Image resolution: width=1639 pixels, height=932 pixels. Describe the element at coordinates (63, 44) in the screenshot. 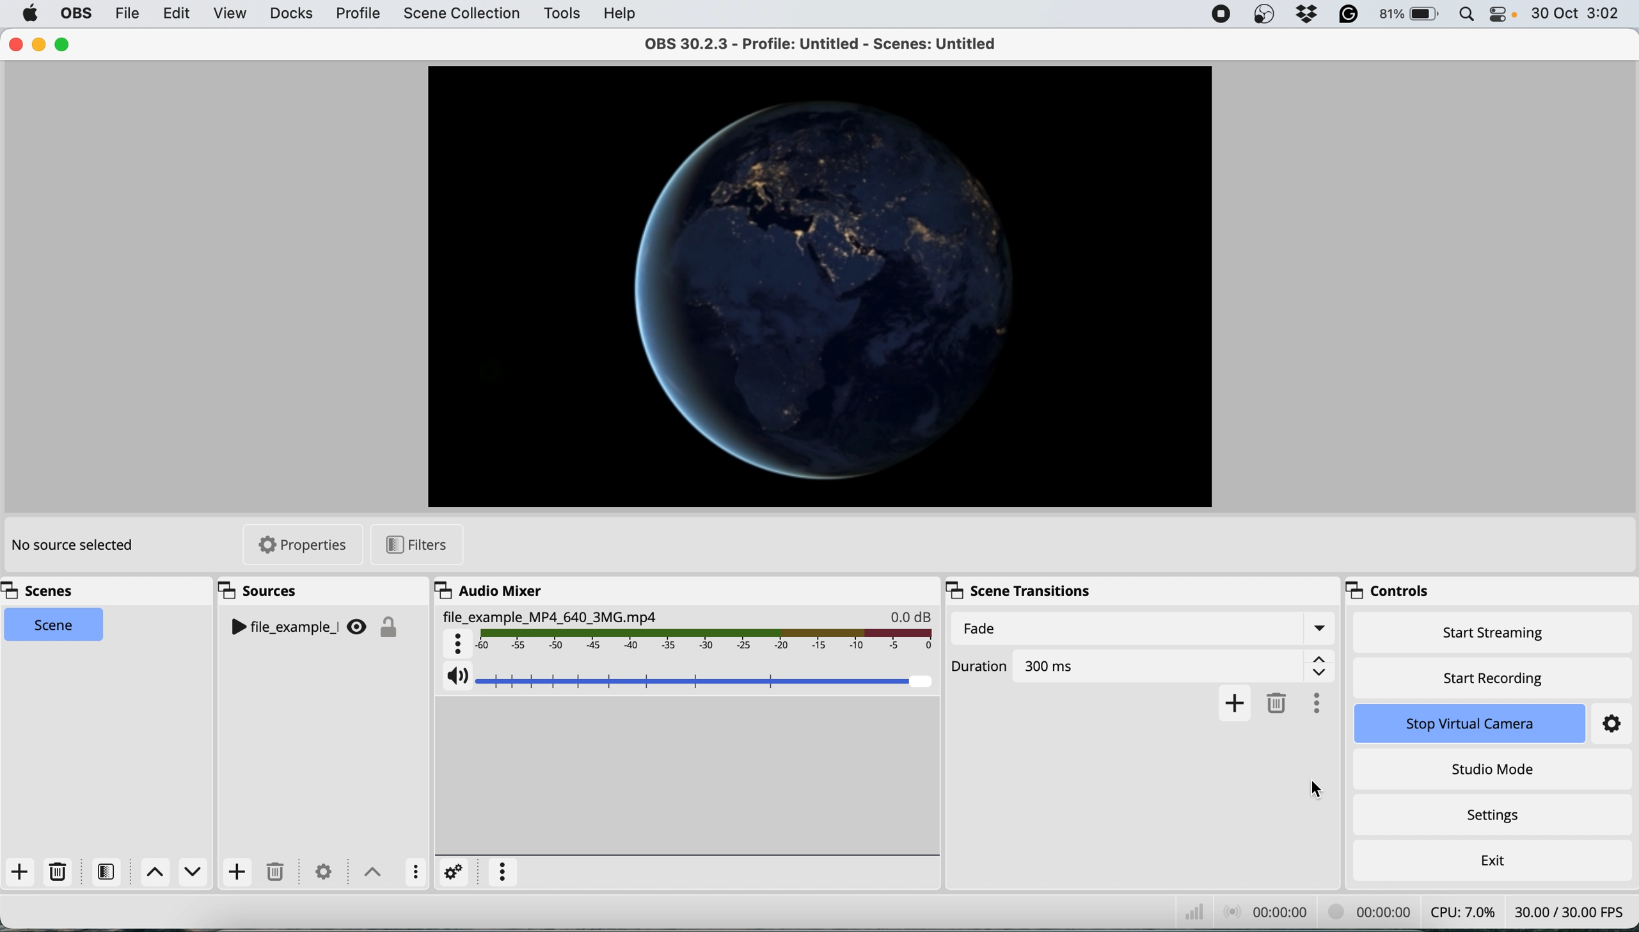

I see `maximise` at that location.